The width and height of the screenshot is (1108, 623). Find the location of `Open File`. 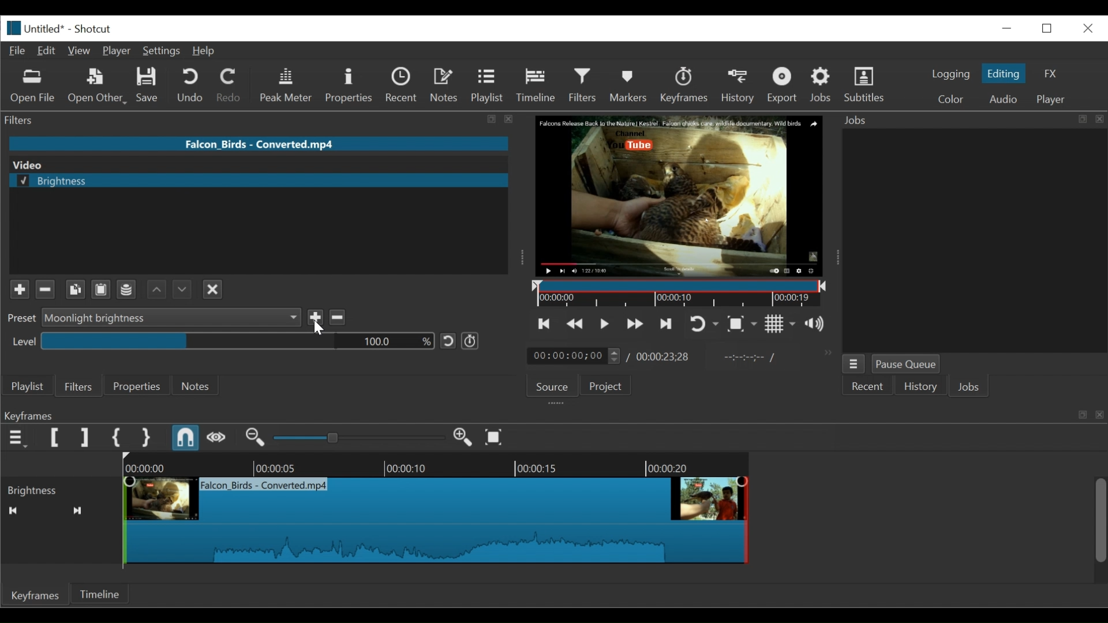

Open File is located at coordinates (33, 87).